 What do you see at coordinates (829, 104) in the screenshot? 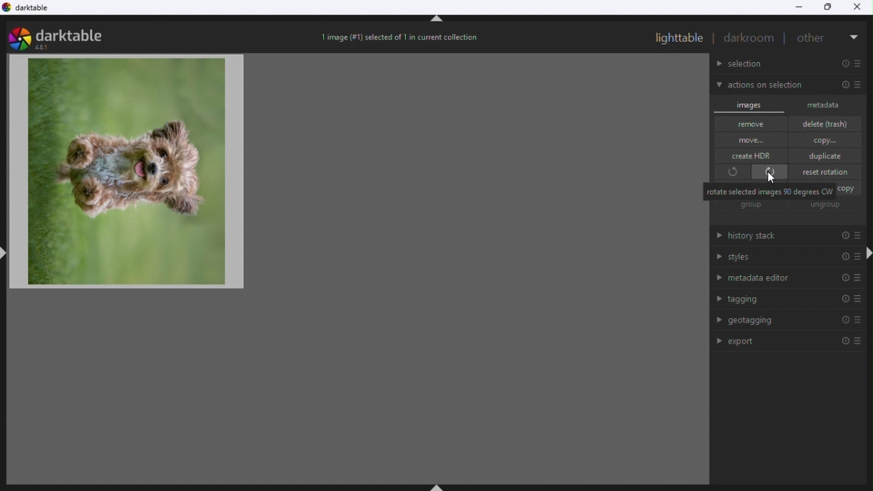
I see `meta data` at bounding box center [829, 104].